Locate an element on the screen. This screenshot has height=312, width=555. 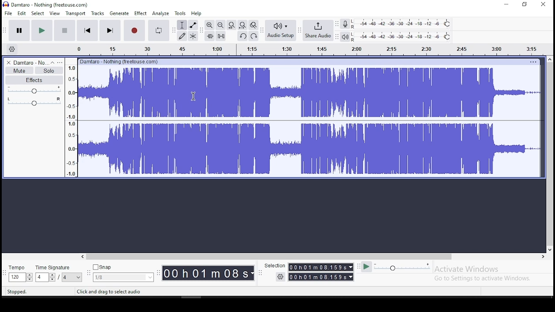
transport is located at coordinates (75, 13).